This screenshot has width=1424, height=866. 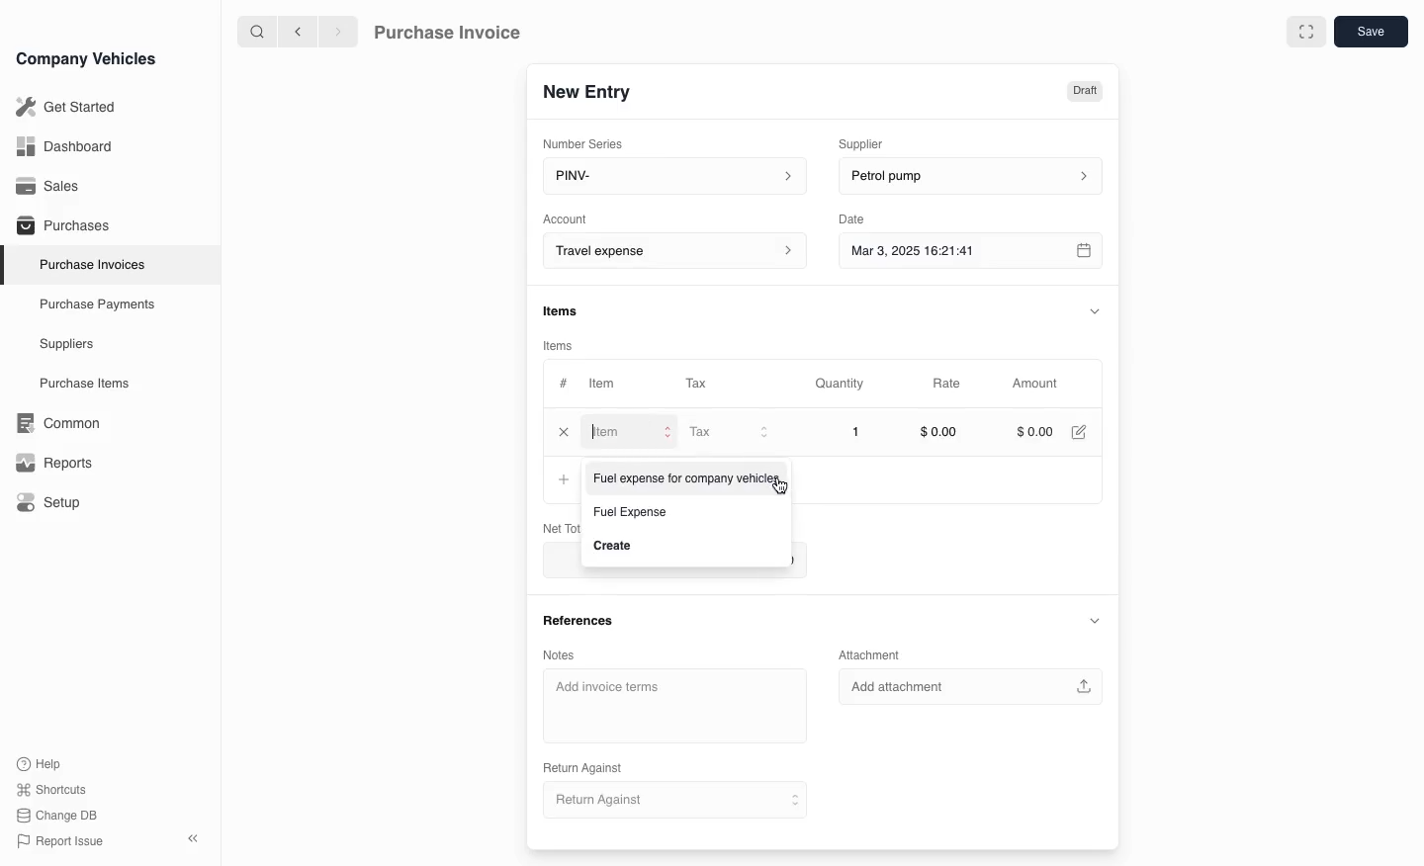 What do you see at coordinates (872, 654) in the screenshot?
I see `Attachment` at bounding box center [872, 654].